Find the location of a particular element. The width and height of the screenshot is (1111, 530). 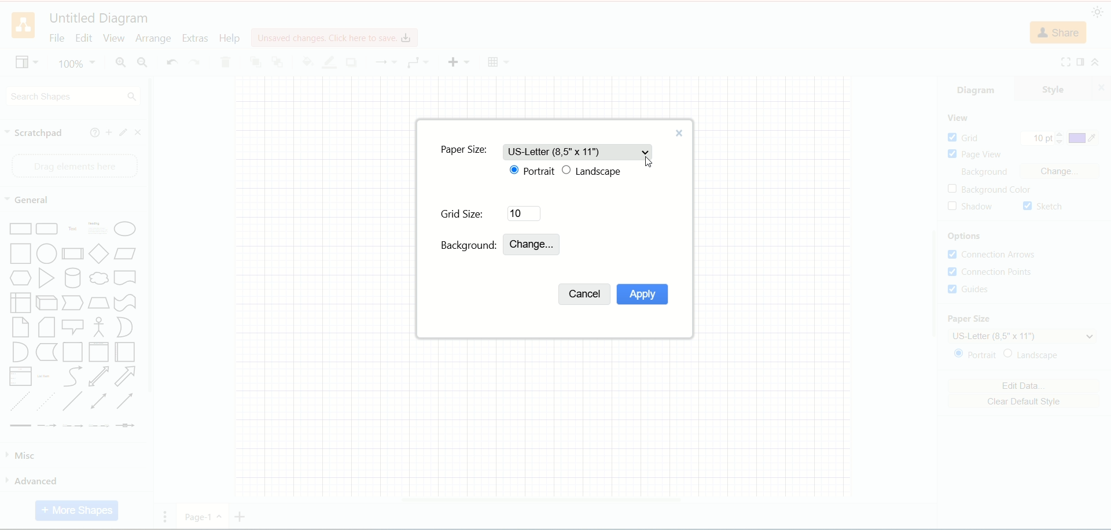

scratch pad is located at coordinates (35, 134).